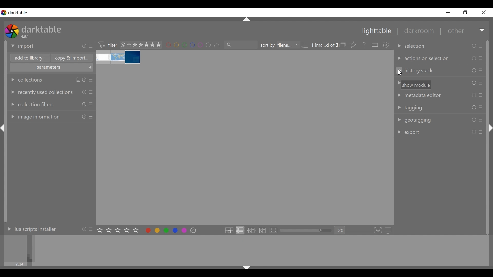  What do you see at coordinates (481, 45) in the screenshot?
I see `presets` at bounding box center [481, 45].